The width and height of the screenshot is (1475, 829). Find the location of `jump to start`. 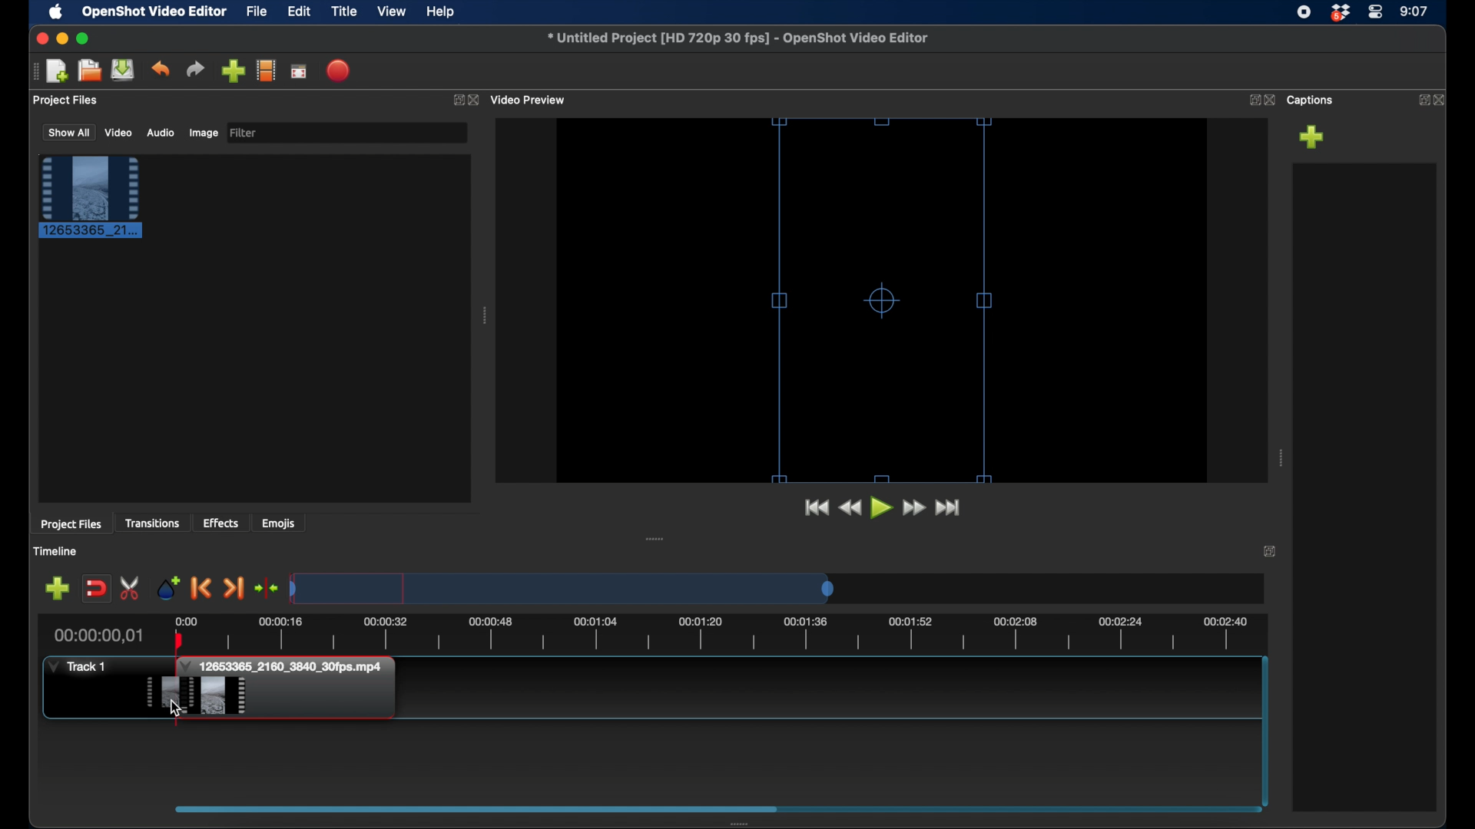

jump to start is located at coordinates (814, 507).